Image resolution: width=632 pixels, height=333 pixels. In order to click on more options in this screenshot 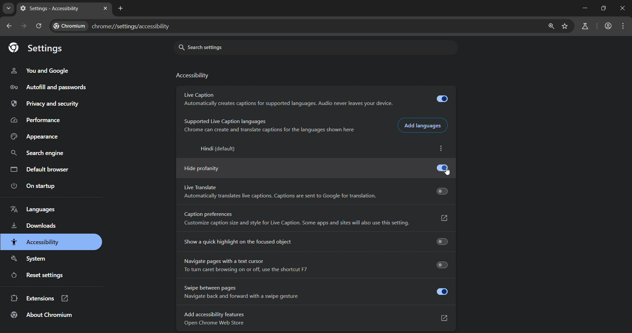, I will do `click(442, 149)`.